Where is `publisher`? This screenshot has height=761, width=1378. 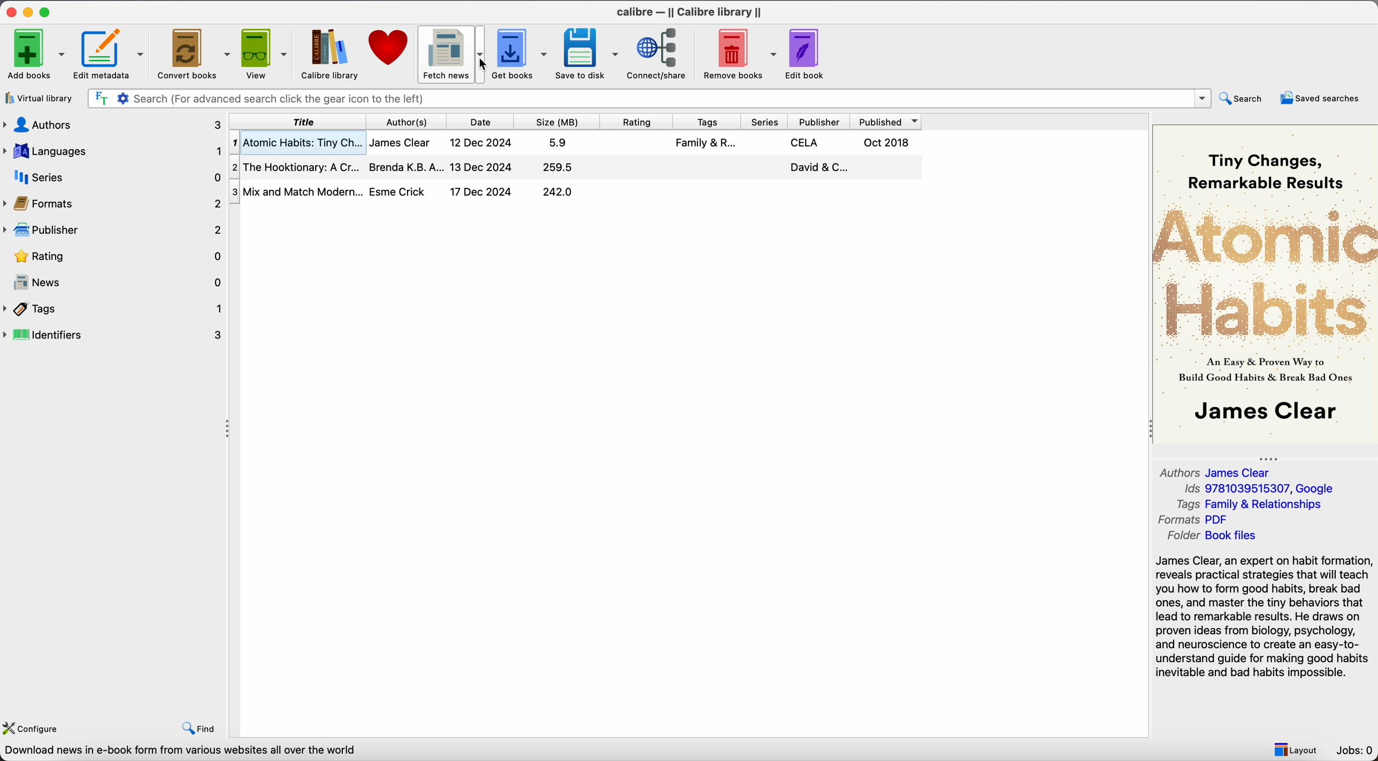
publisher is located at coordinates (111, 230).